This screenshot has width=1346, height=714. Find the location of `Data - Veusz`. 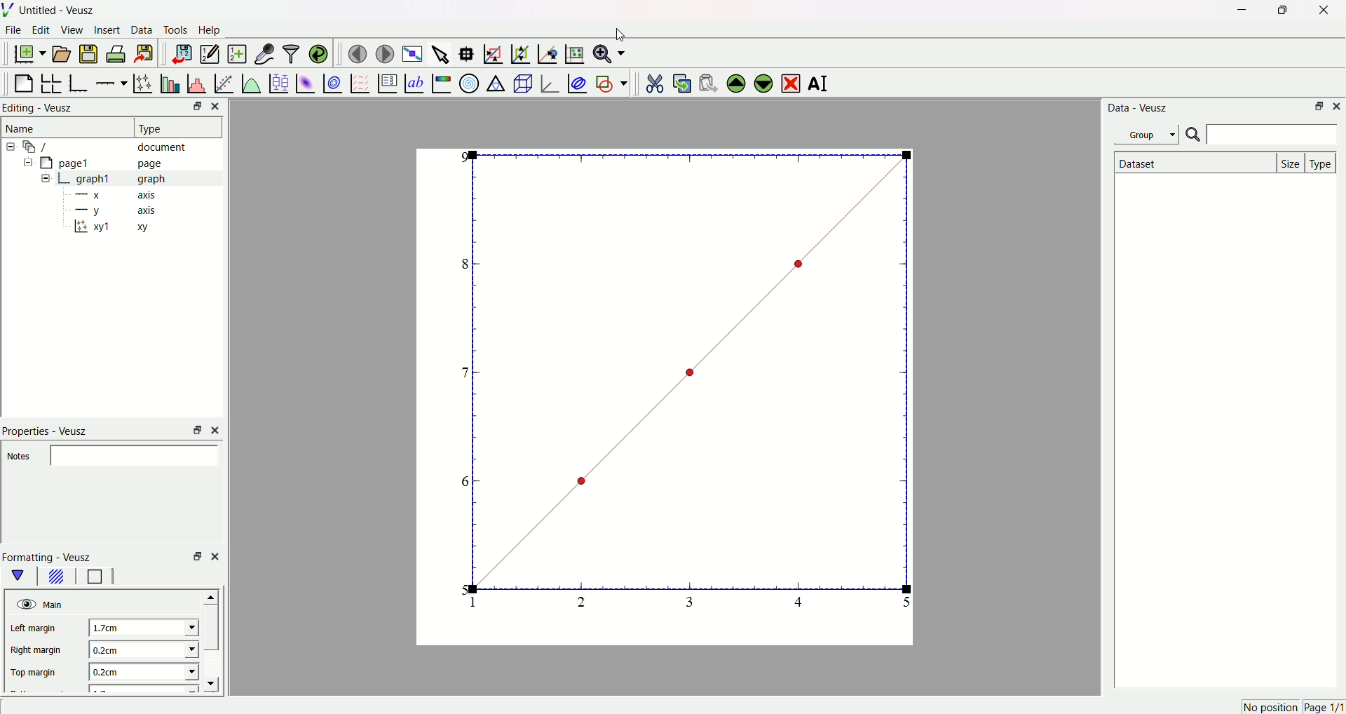

Data - Veusz is located at coordinates (1139, 109).